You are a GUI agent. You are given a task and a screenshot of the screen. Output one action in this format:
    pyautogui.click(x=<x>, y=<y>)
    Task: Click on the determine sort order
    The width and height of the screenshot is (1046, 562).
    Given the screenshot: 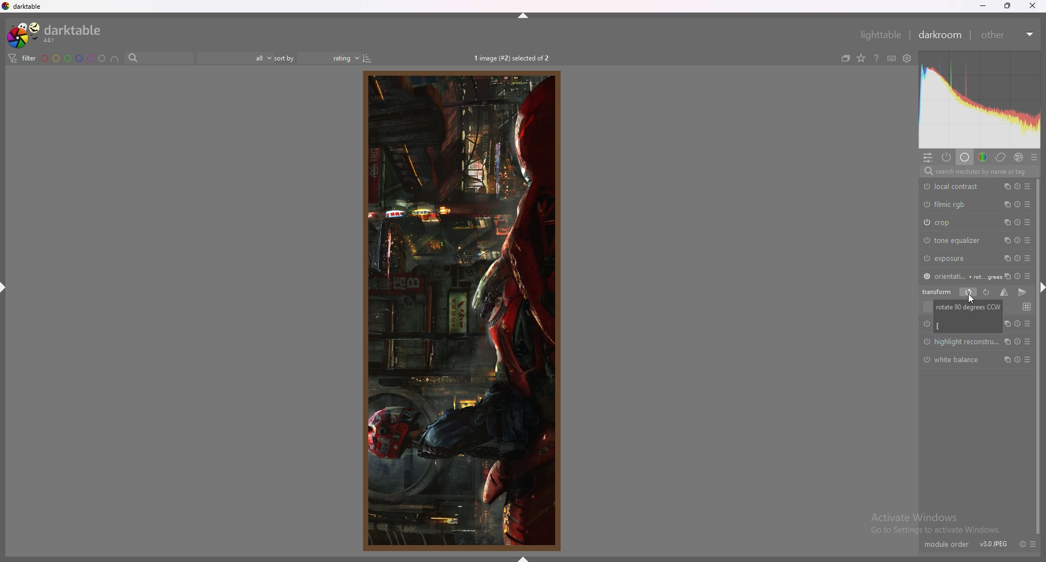 What is the action you would take?
    pyautogui.click(x=318, y=58)
    